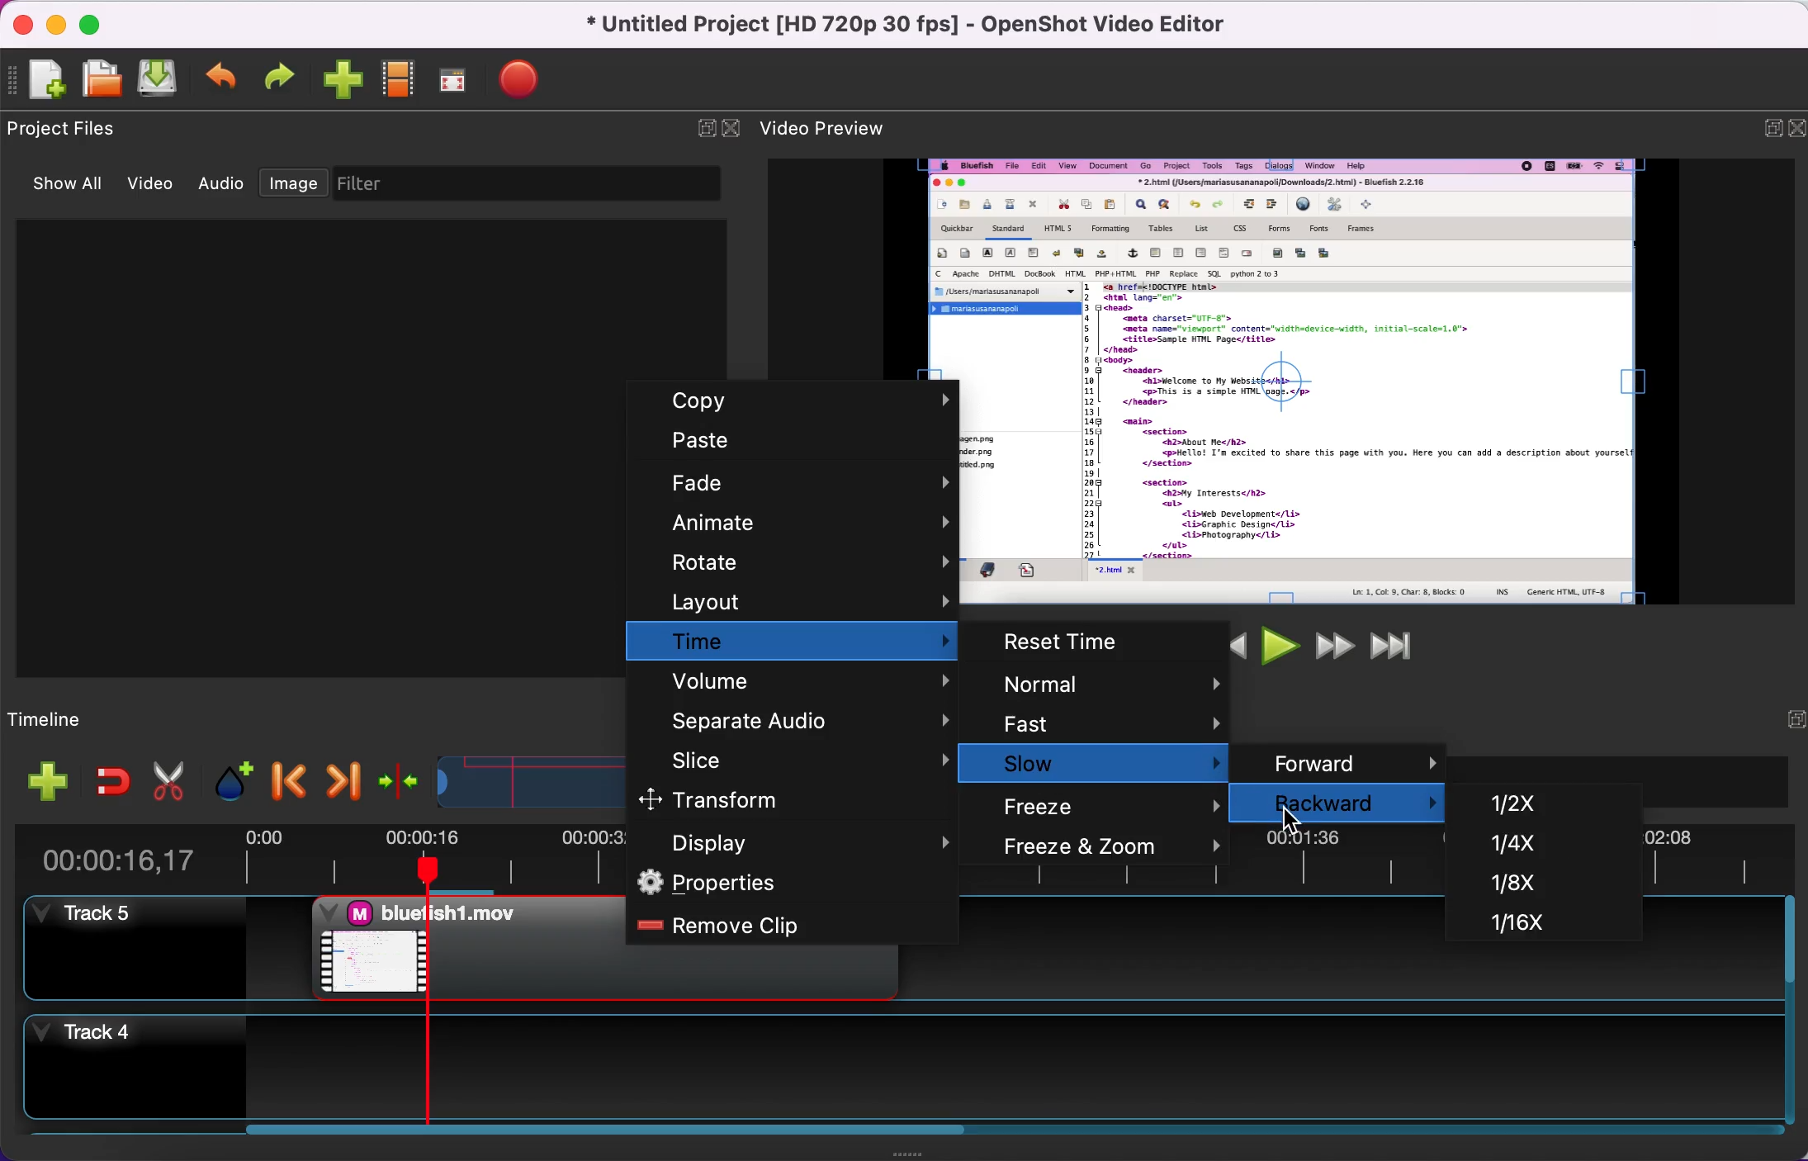 The width and height of the screenshot is (1808, 1161). What do you see at coordinates (94, 716) in the screenshot?
I see `timeline` at bounding box center [94, 716].